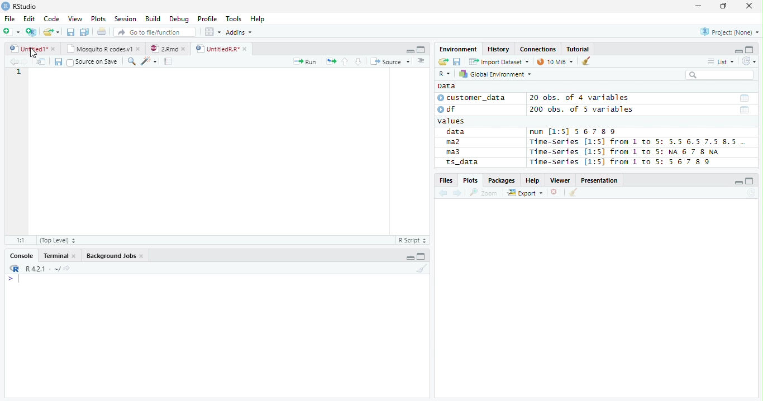 Image resolution: width=763 pixels, height=401 pixels. What do you see at coordinates (169, 49) in the screenshot?
I see `2.Rmd` at bounding box center [169, 49].